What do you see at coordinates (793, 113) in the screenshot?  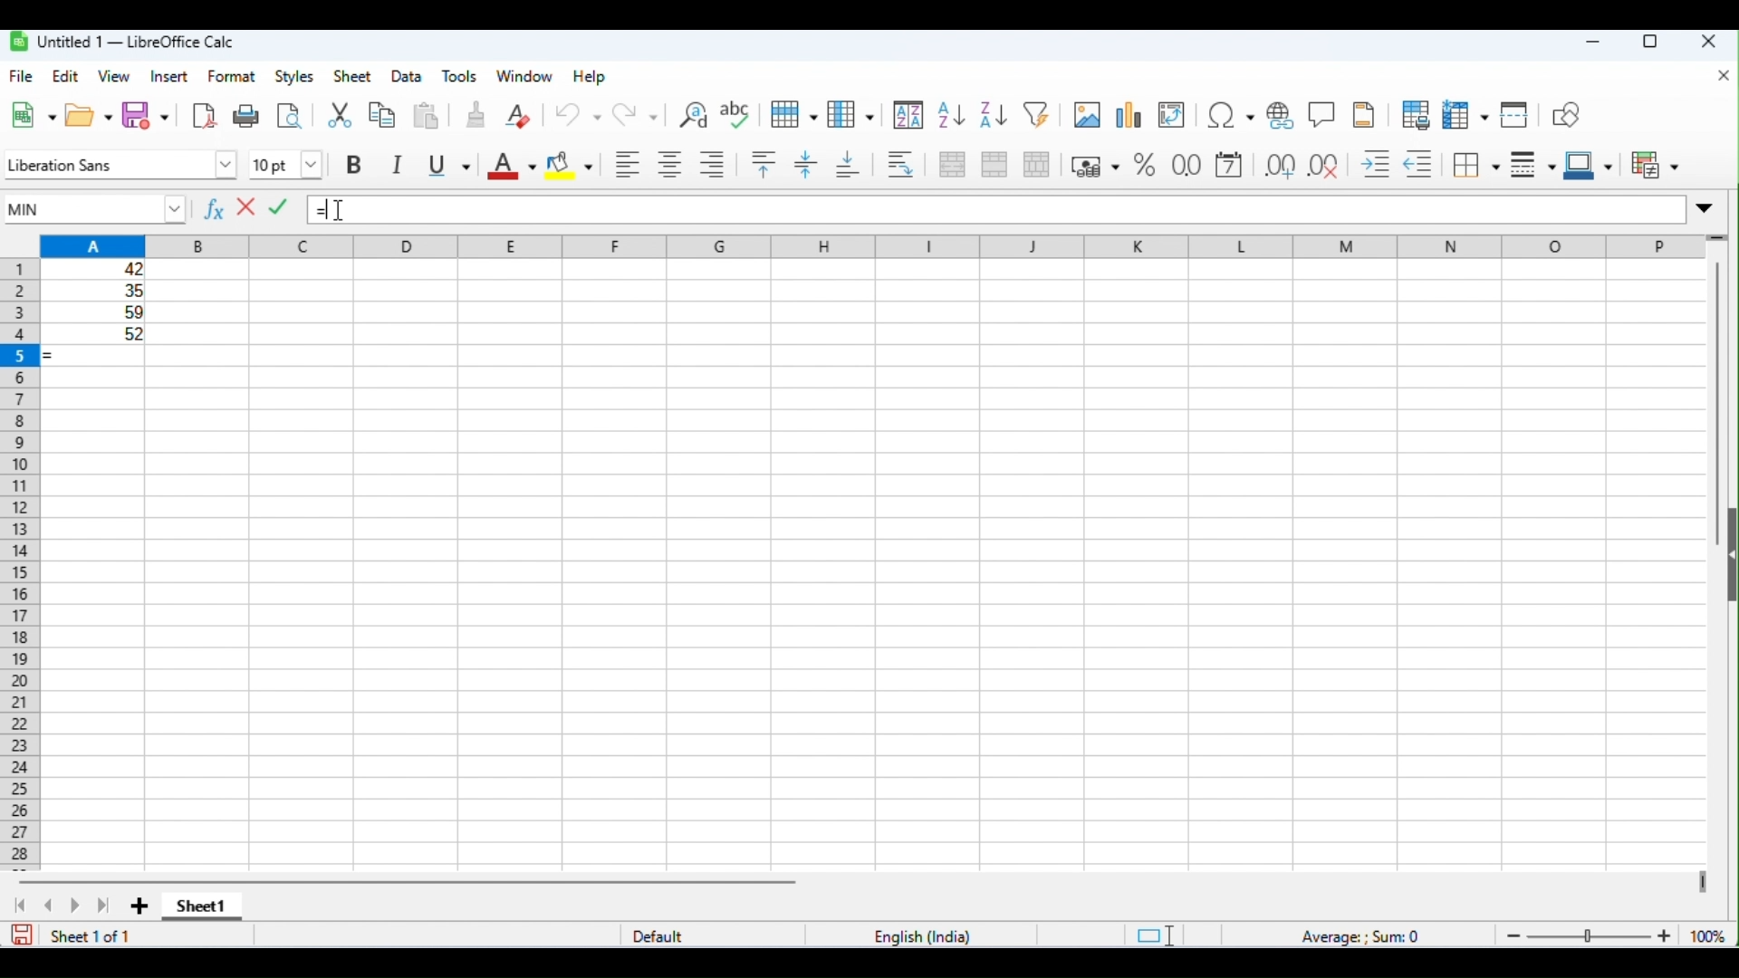 I see `row` at bounding box center [793, 113].